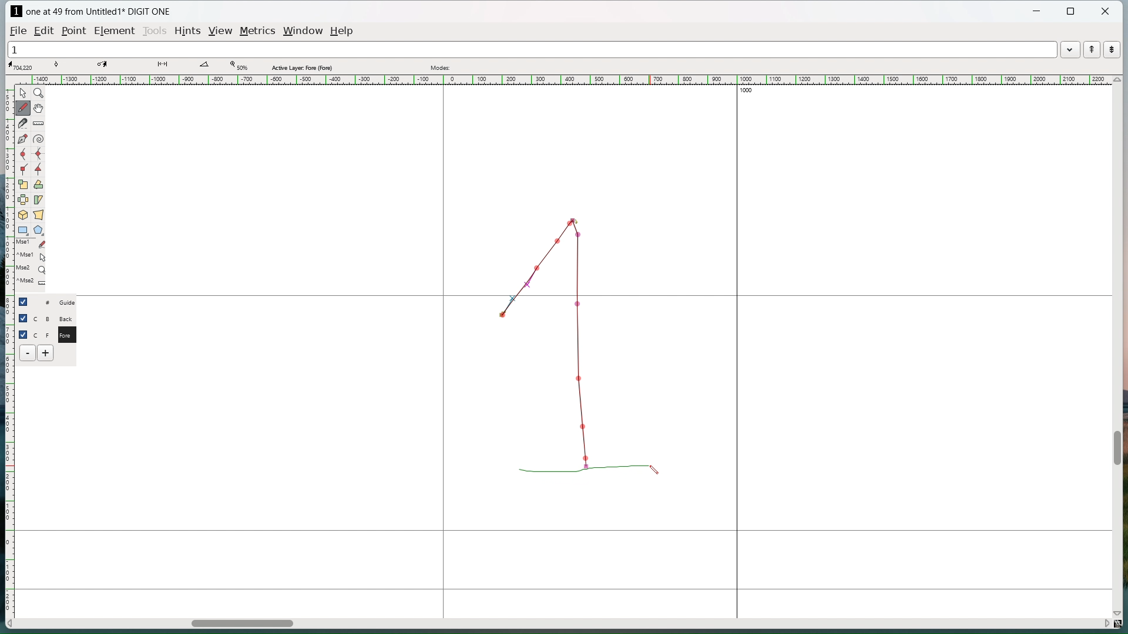 This screenshot has width=1128, height=634. What do you see at coordinates (114, 31) in the screenshot?
I see `element` at bounding box center [114, 31].